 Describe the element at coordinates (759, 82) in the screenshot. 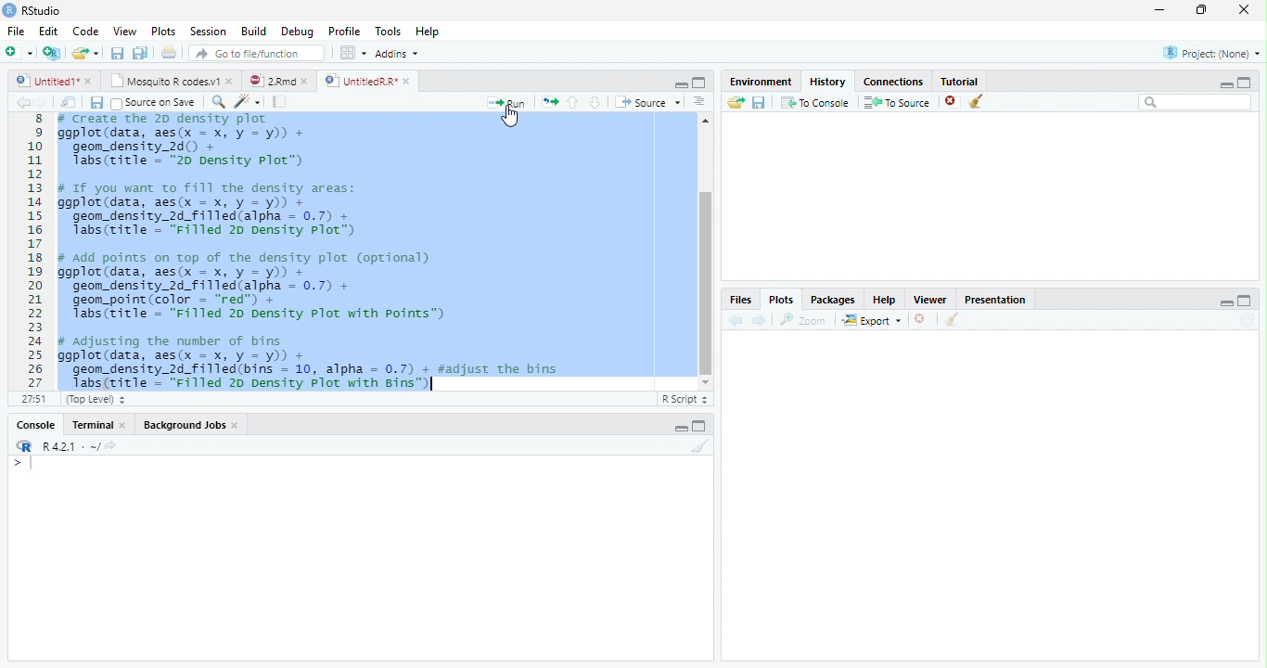

I see `Environment` at that location.